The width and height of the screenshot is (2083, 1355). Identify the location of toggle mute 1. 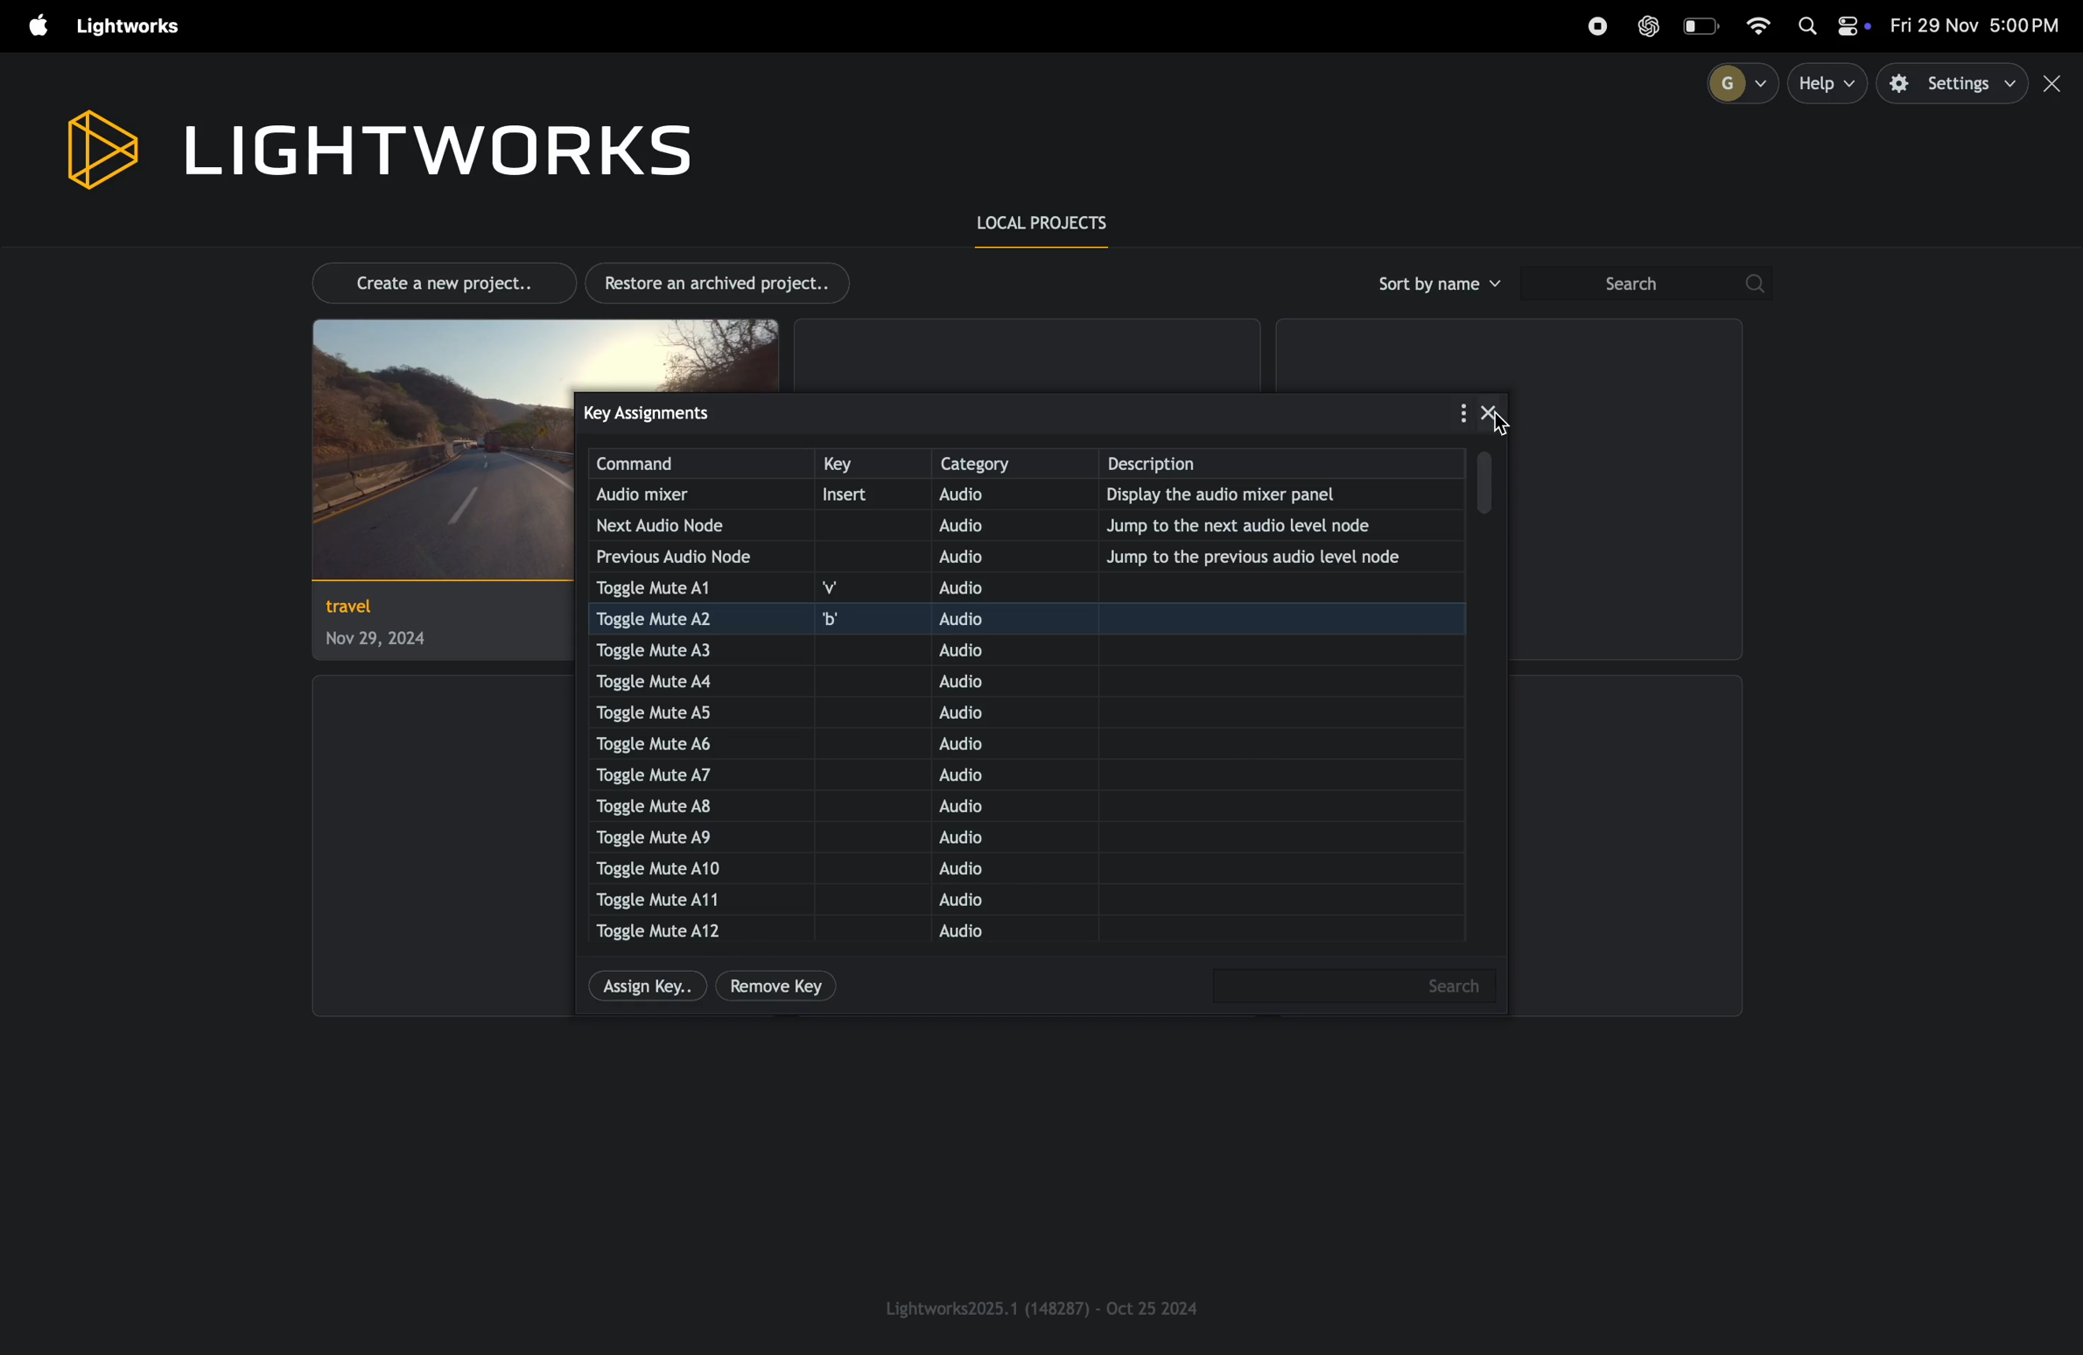
(672, 589).